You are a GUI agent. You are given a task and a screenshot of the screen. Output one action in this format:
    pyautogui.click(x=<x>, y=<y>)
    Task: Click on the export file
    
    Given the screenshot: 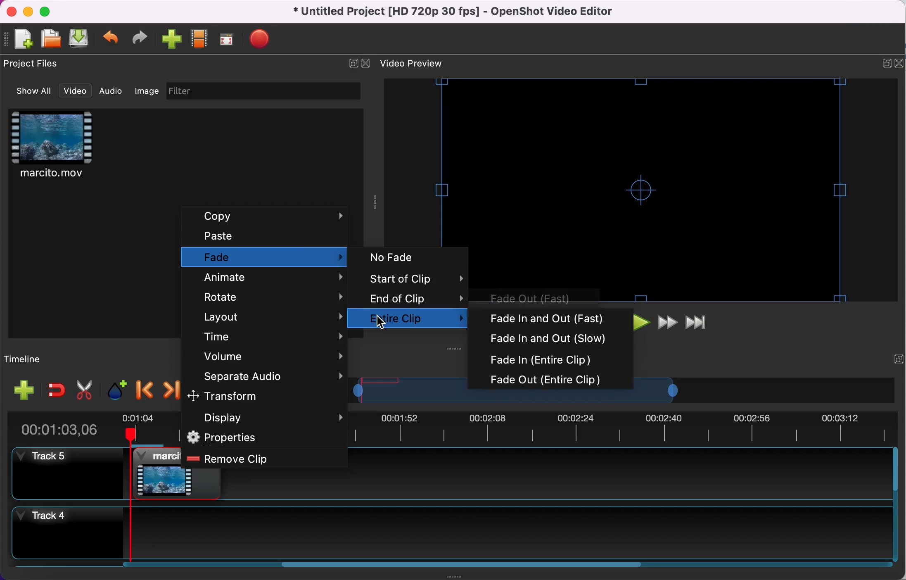 What is the action you would take?
    pyautogui.click(x=270, y=39)
    